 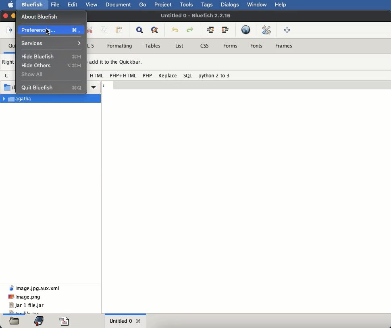 I want to click on services, so click(x=52, y=44).